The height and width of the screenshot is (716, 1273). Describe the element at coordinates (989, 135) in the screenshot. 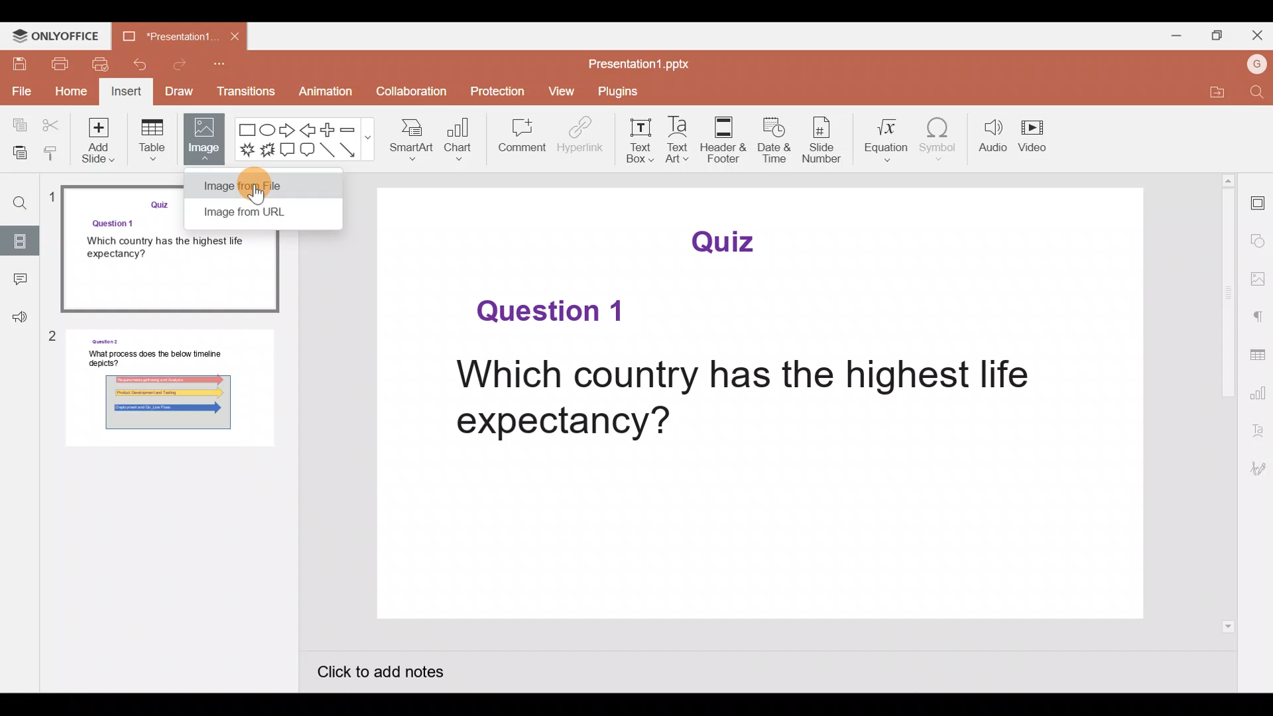

I see `Audio` at that location.